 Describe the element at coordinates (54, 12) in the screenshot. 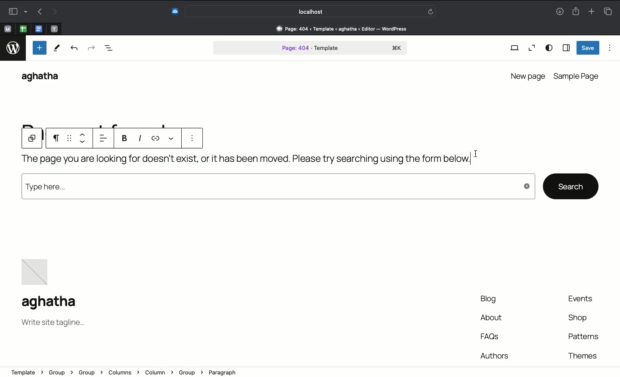

I see `Redo` at that location.